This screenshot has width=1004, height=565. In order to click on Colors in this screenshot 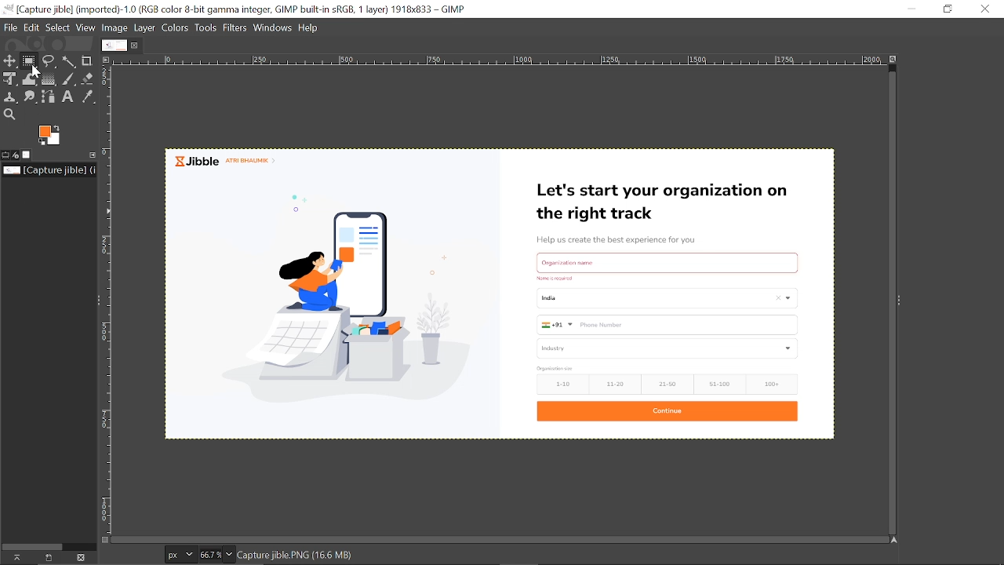, I will do `click(176, 27)`.